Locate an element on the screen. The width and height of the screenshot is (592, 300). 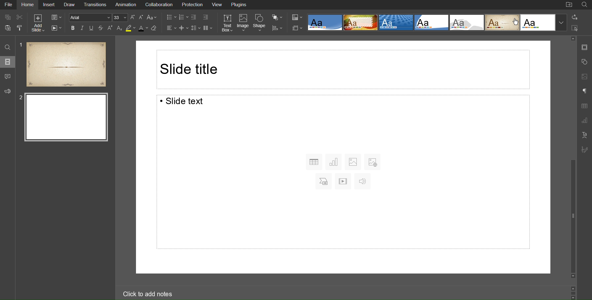
Bullet List is located at coordinates (171, 18).